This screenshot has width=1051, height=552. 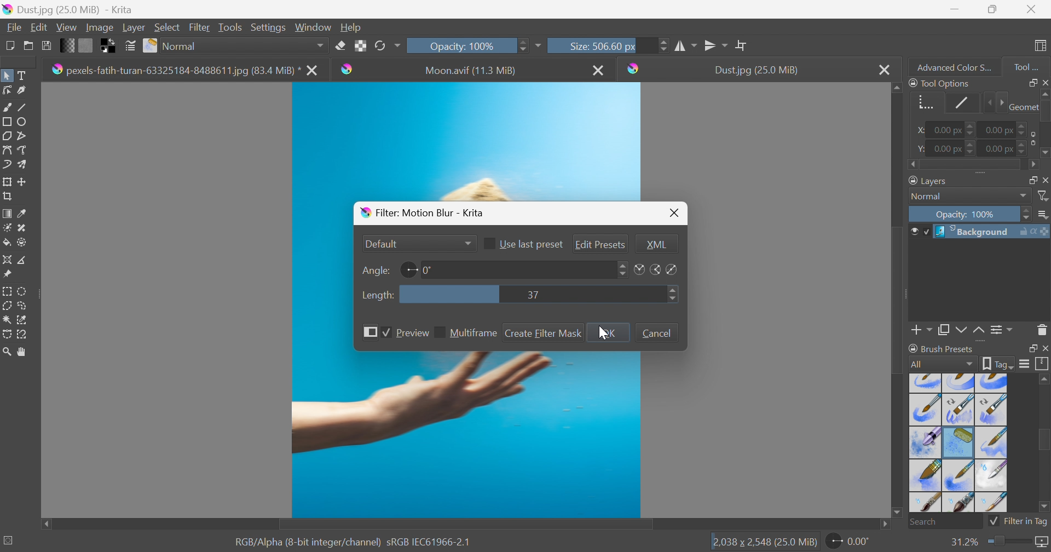 I want to click on Cursor, so click(x=603, y=333).